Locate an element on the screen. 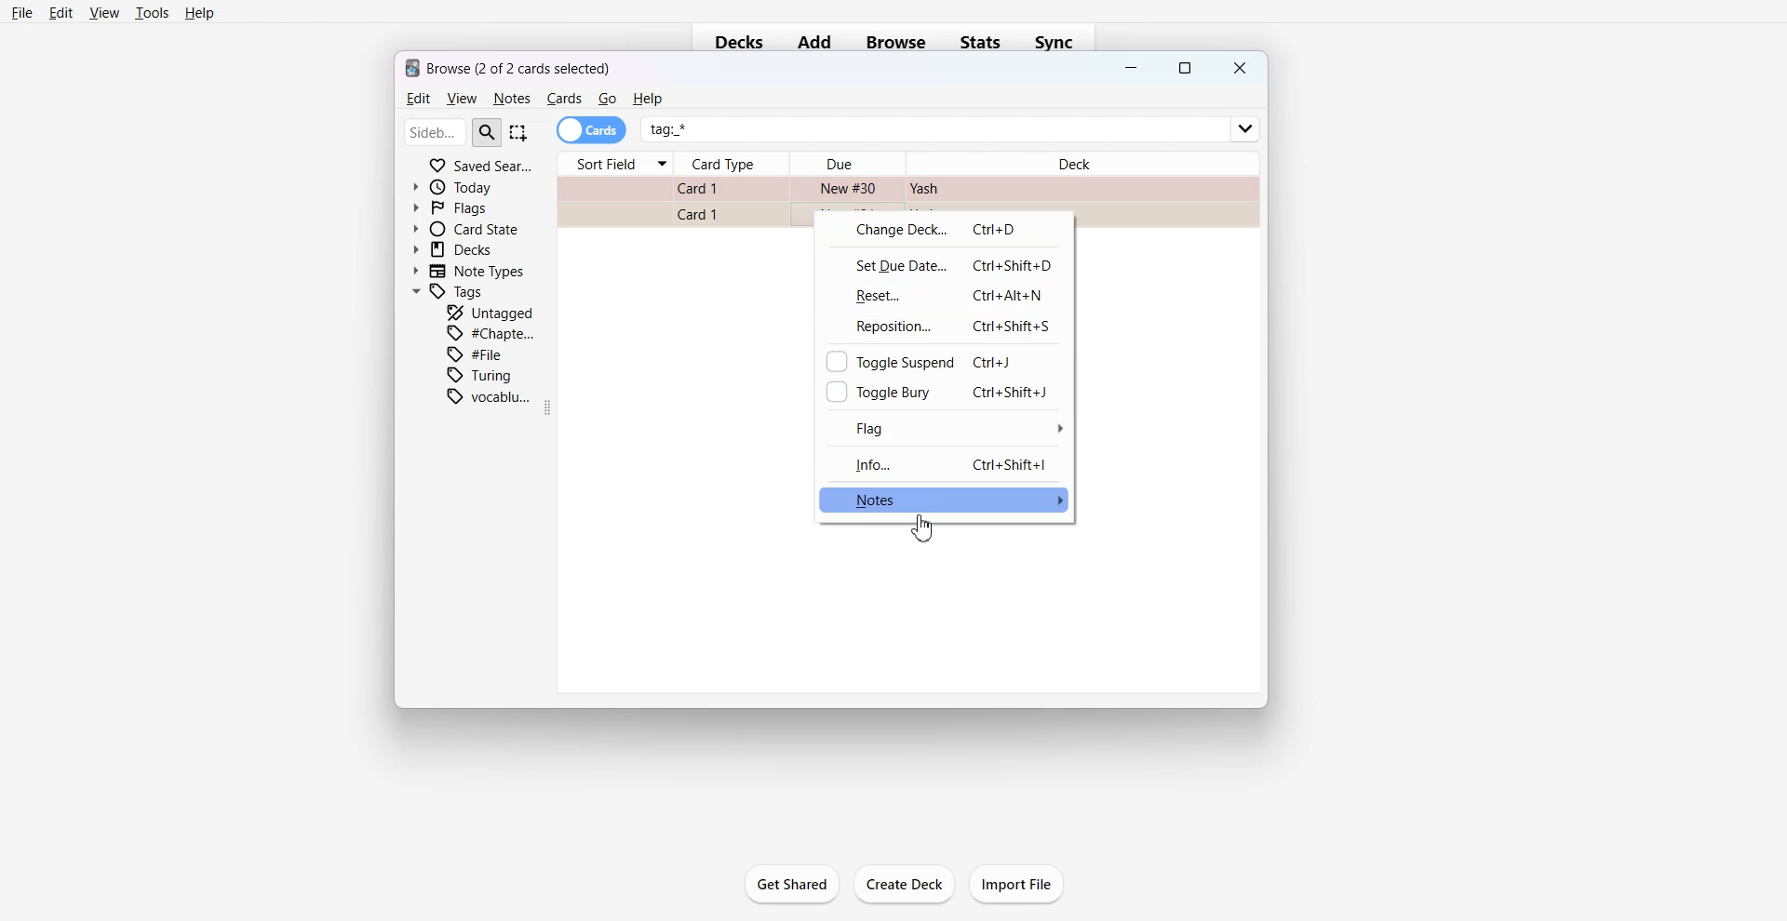  Toggle Bury is located at coordinates (942, 391).